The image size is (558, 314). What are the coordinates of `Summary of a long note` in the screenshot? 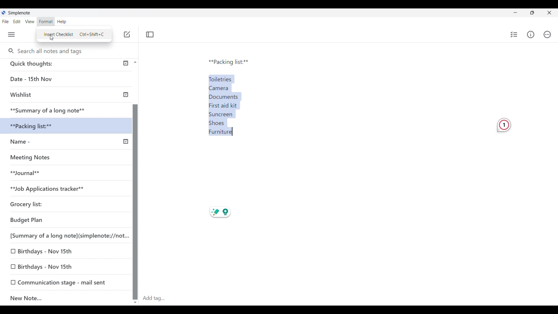 It's located at (48, 110).